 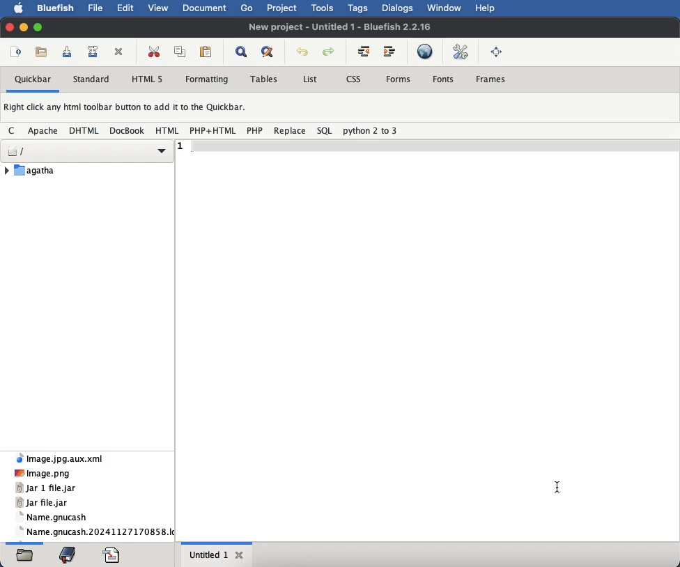 I want to click on show find bar, so click(x=242, y=53).